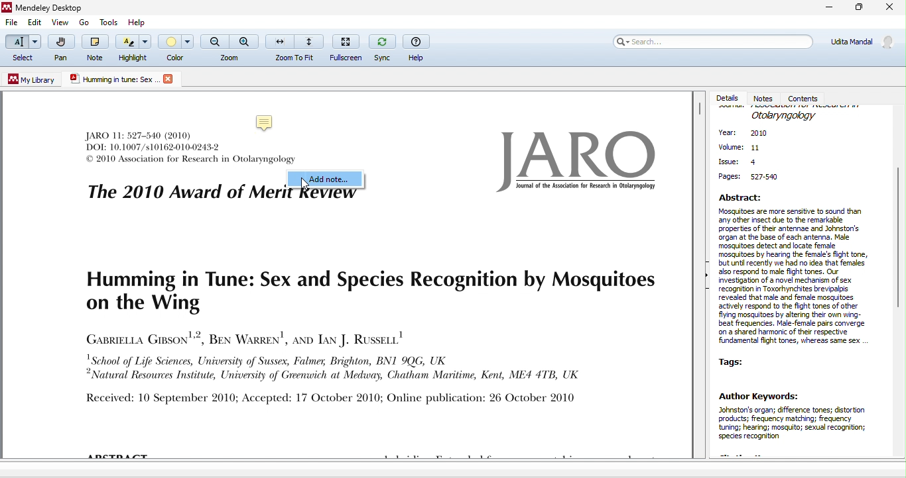 The width and height of the screenshot is (906, 478). I want to click on zoom to fit, so click(295, 47).